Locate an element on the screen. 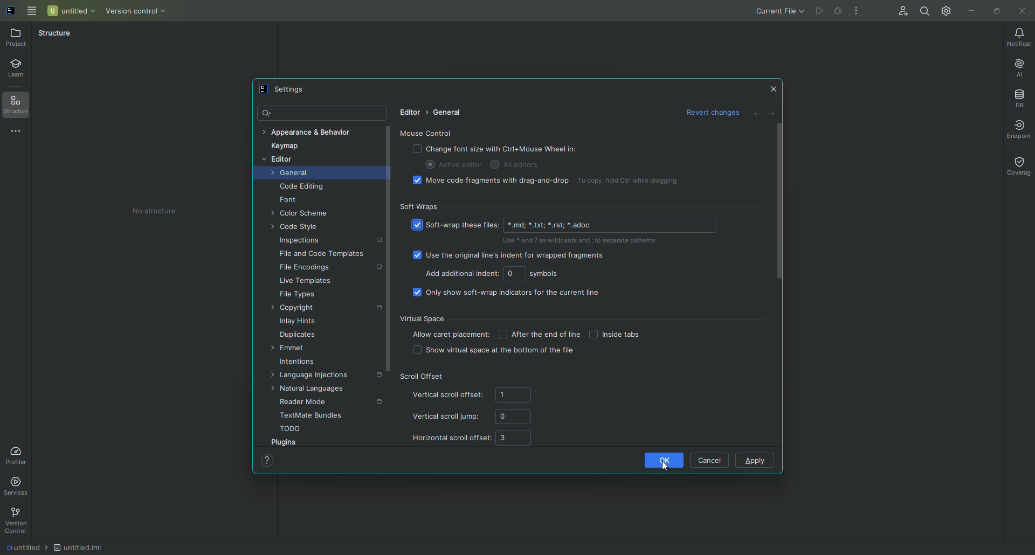  Keymap is located at coordinates (287, 147).